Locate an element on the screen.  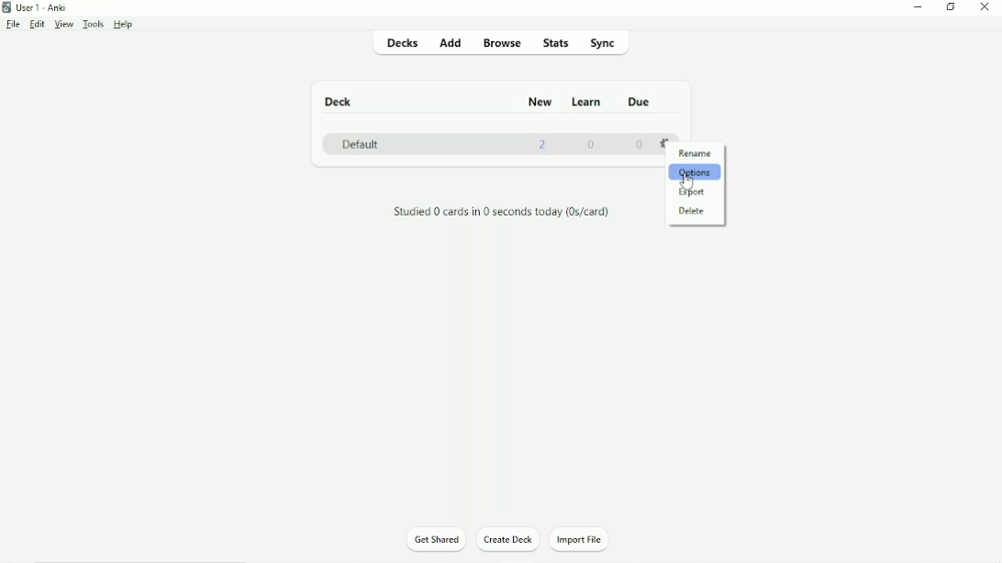
File is located at coordinates (13, 24).